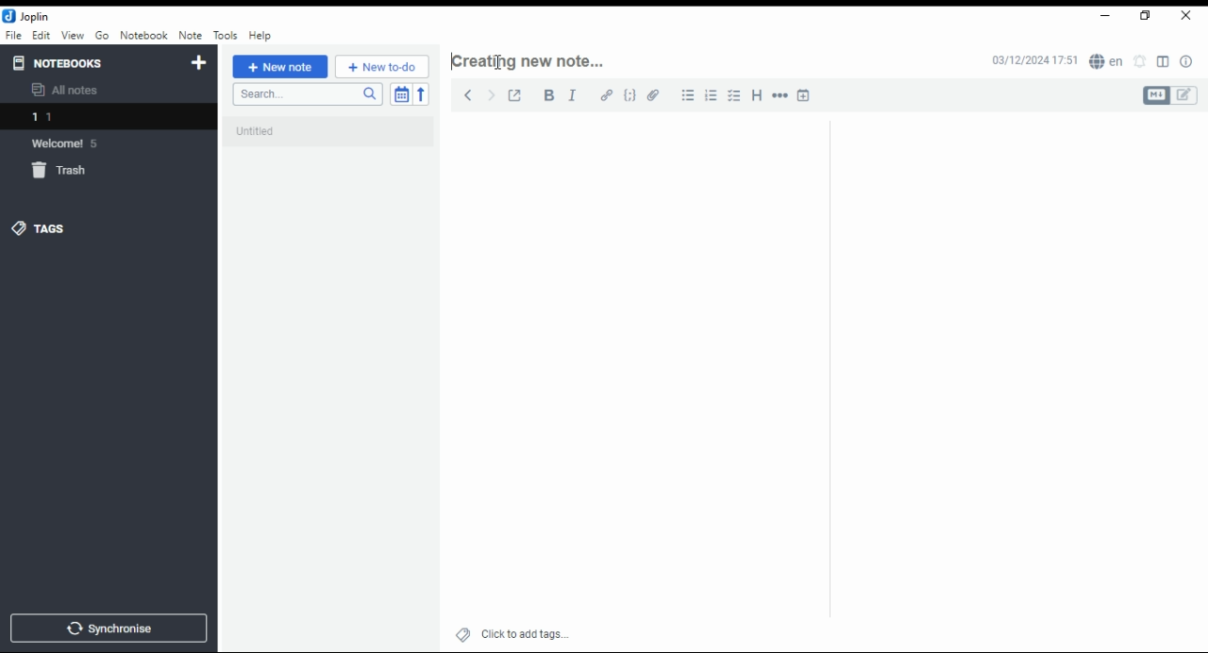 The image size is (1208, 653). Describe the element at coordinates (75, 143) in the screenshot. I see `welcome 5` at that location.